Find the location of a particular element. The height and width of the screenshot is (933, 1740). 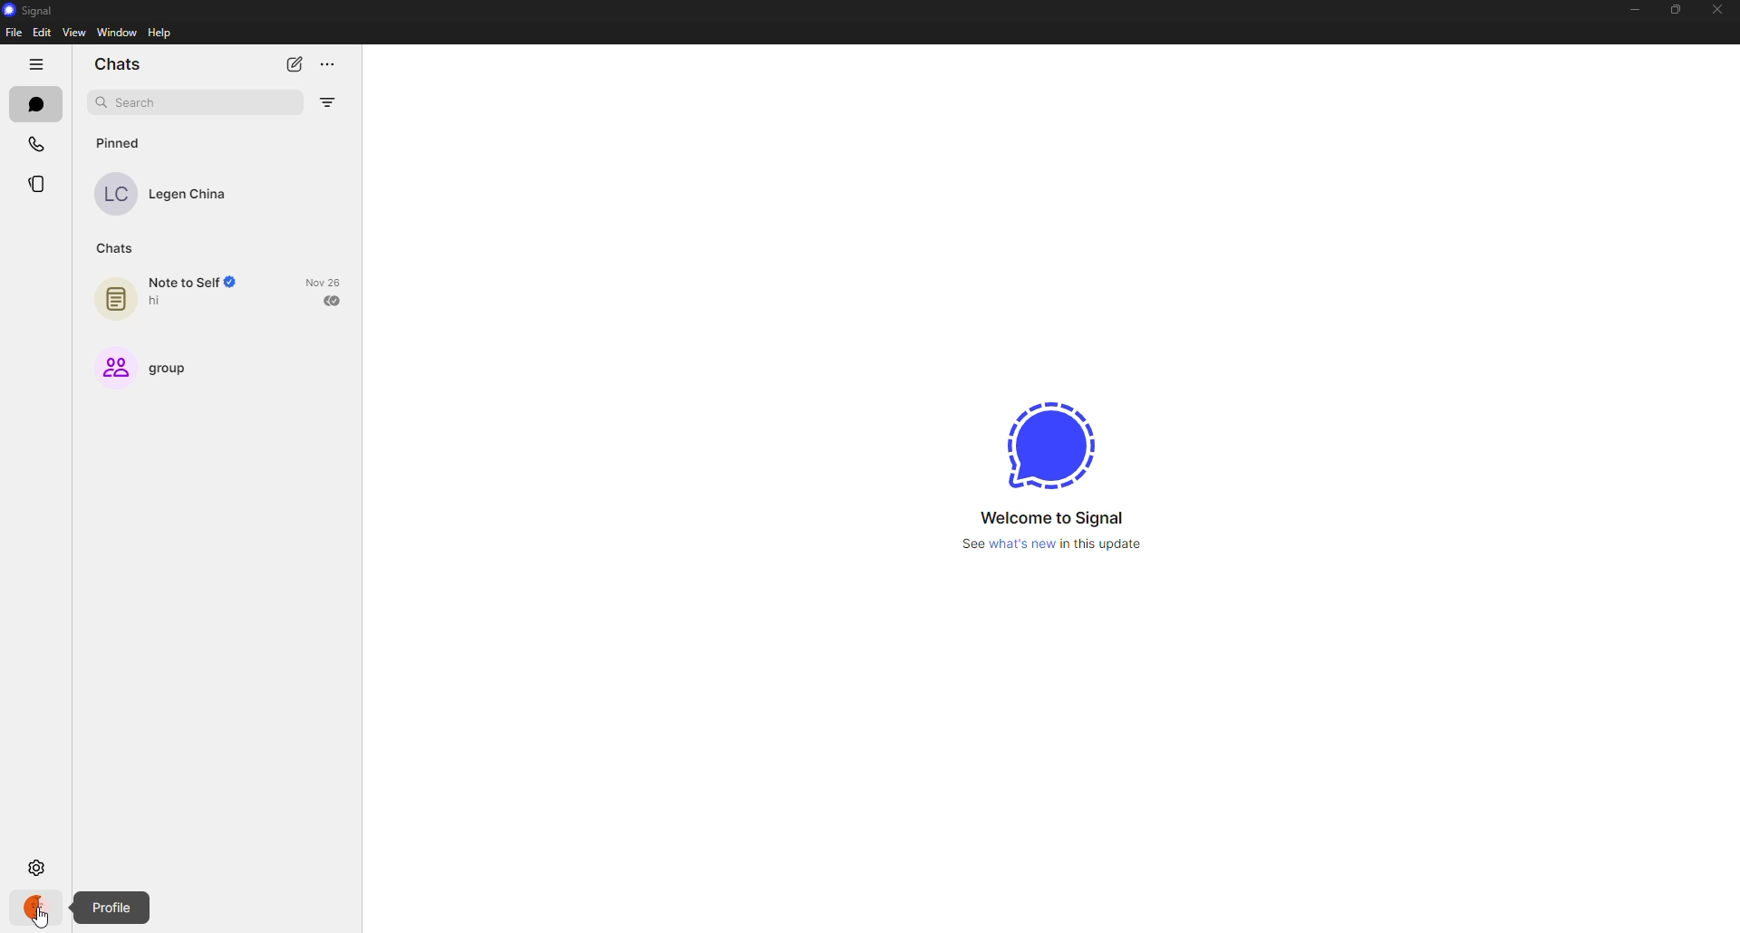

chats is located at coordinates (112, 250).